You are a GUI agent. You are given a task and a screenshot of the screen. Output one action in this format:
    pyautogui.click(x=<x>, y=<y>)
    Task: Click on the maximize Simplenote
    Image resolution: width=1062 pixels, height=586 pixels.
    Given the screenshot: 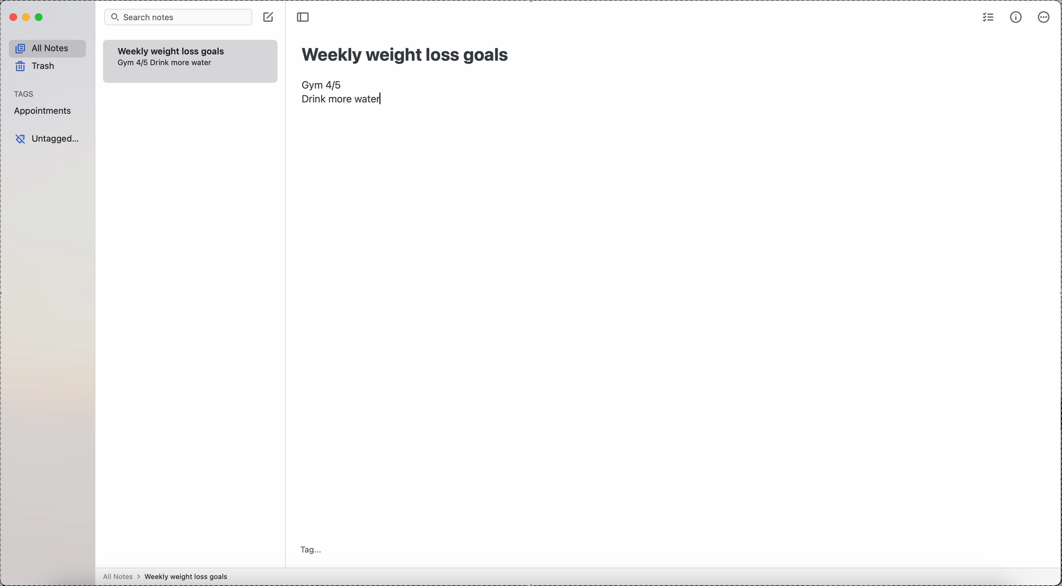 What is the action you would take?
    pyautogui.click(x=40, y=17)
    